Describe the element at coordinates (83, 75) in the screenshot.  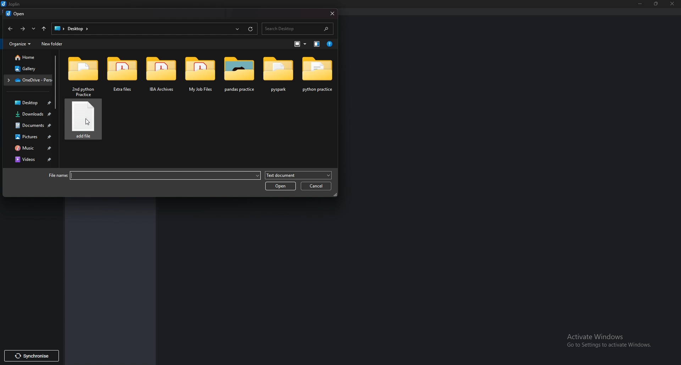
I see `Folder` at that location.